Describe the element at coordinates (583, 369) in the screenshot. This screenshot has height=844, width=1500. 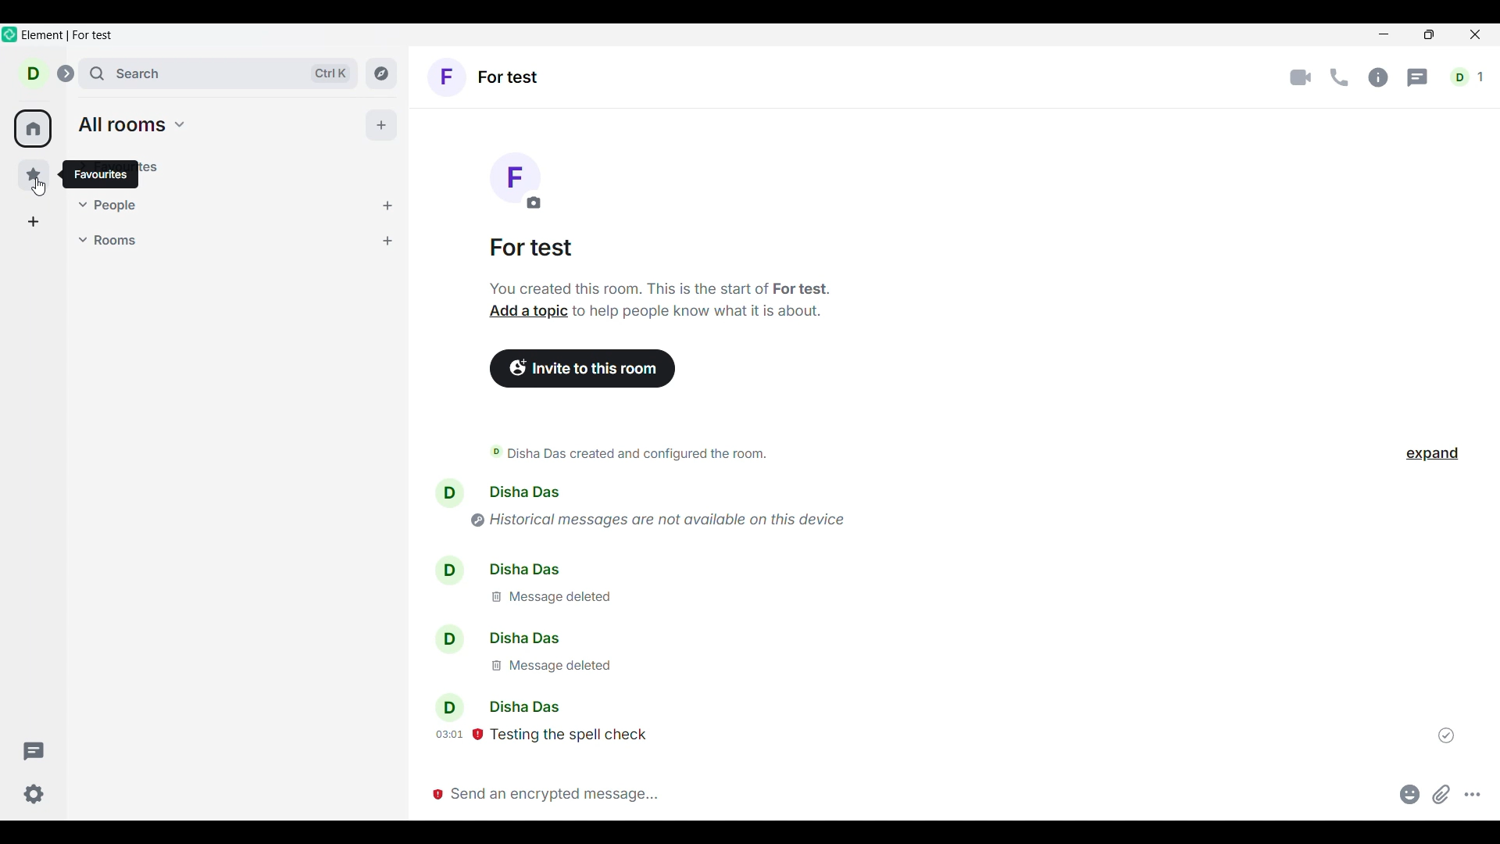
I see `Invite people to room` at that location.